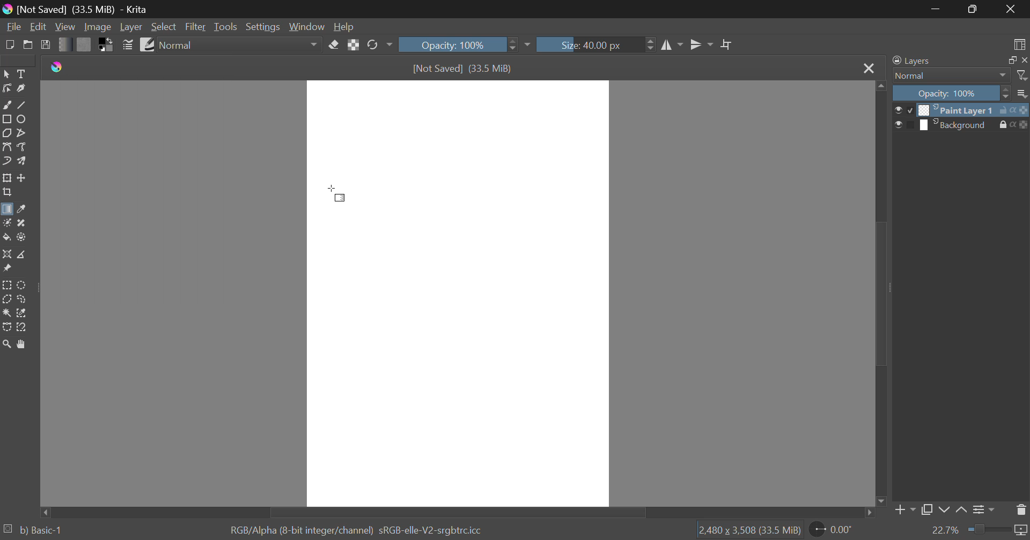 The height and width of the screenshot is (540, 1030). Describe the element at coordinates (904, 124) in the screenshot. I see `preview` at that location.